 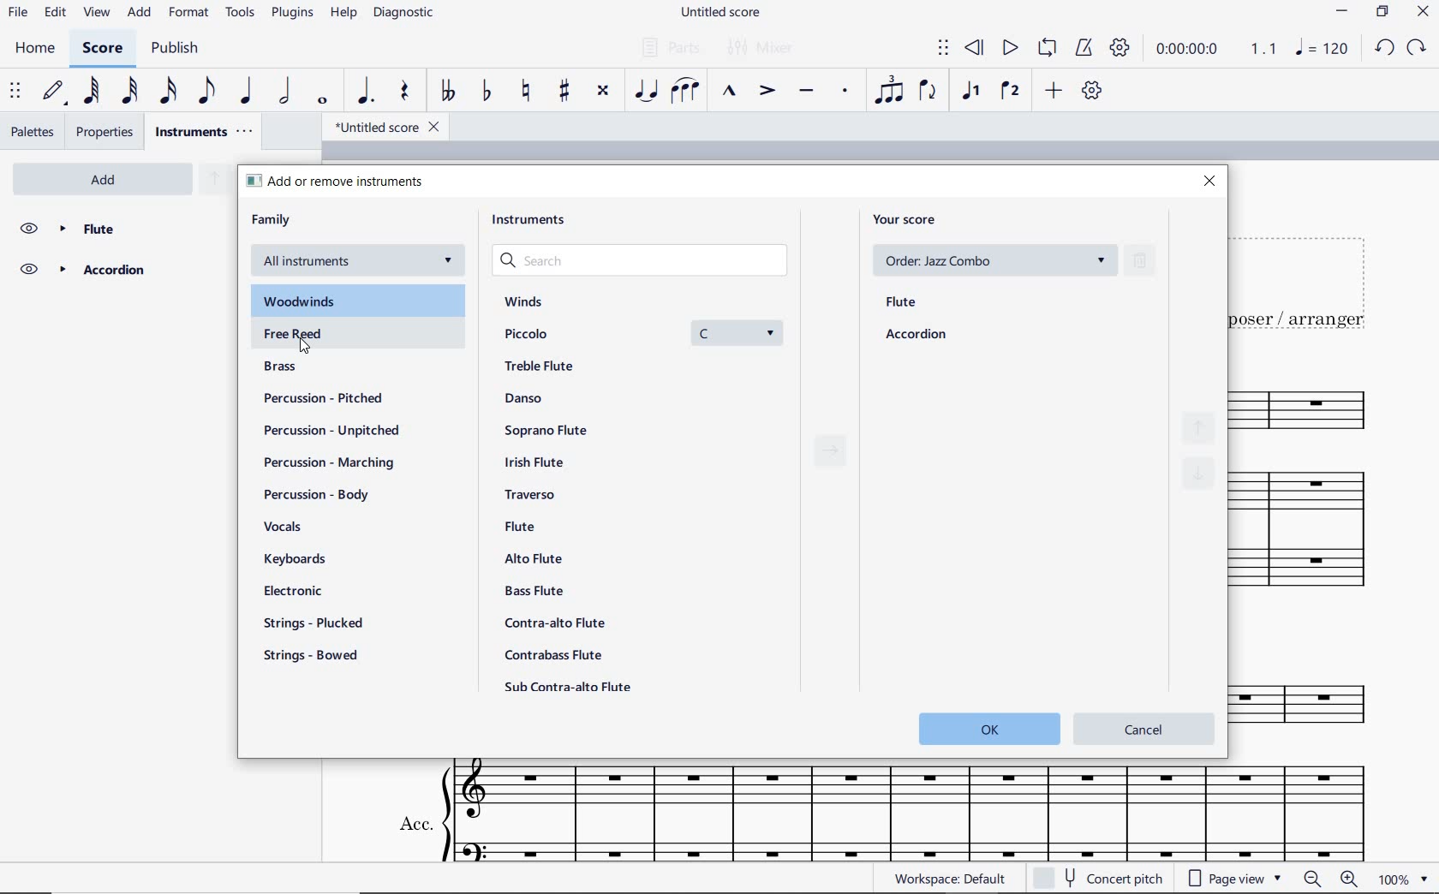 I want to click on Alto flute, so click(x=533, y=560).